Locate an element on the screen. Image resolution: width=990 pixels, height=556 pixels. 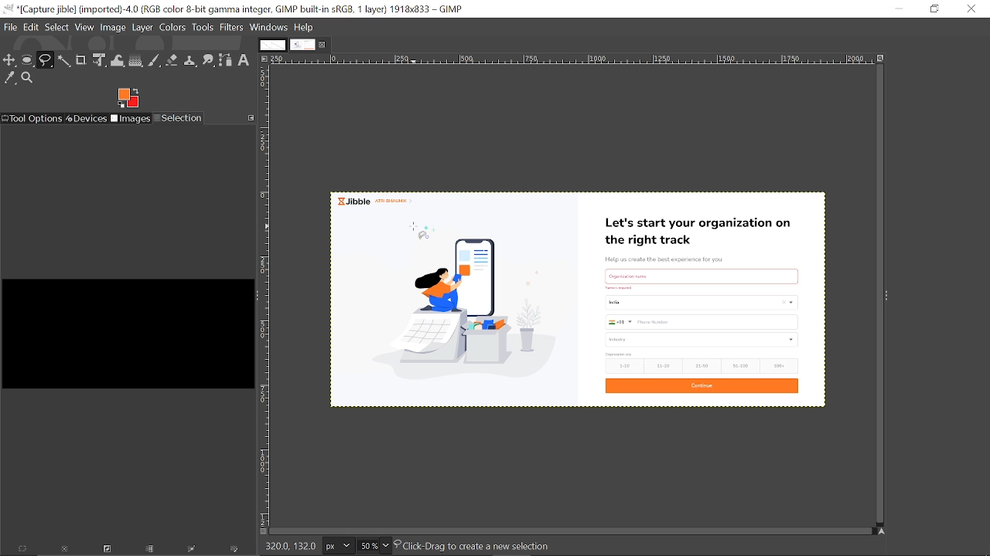
Edit is located at coordinates (32, 25).